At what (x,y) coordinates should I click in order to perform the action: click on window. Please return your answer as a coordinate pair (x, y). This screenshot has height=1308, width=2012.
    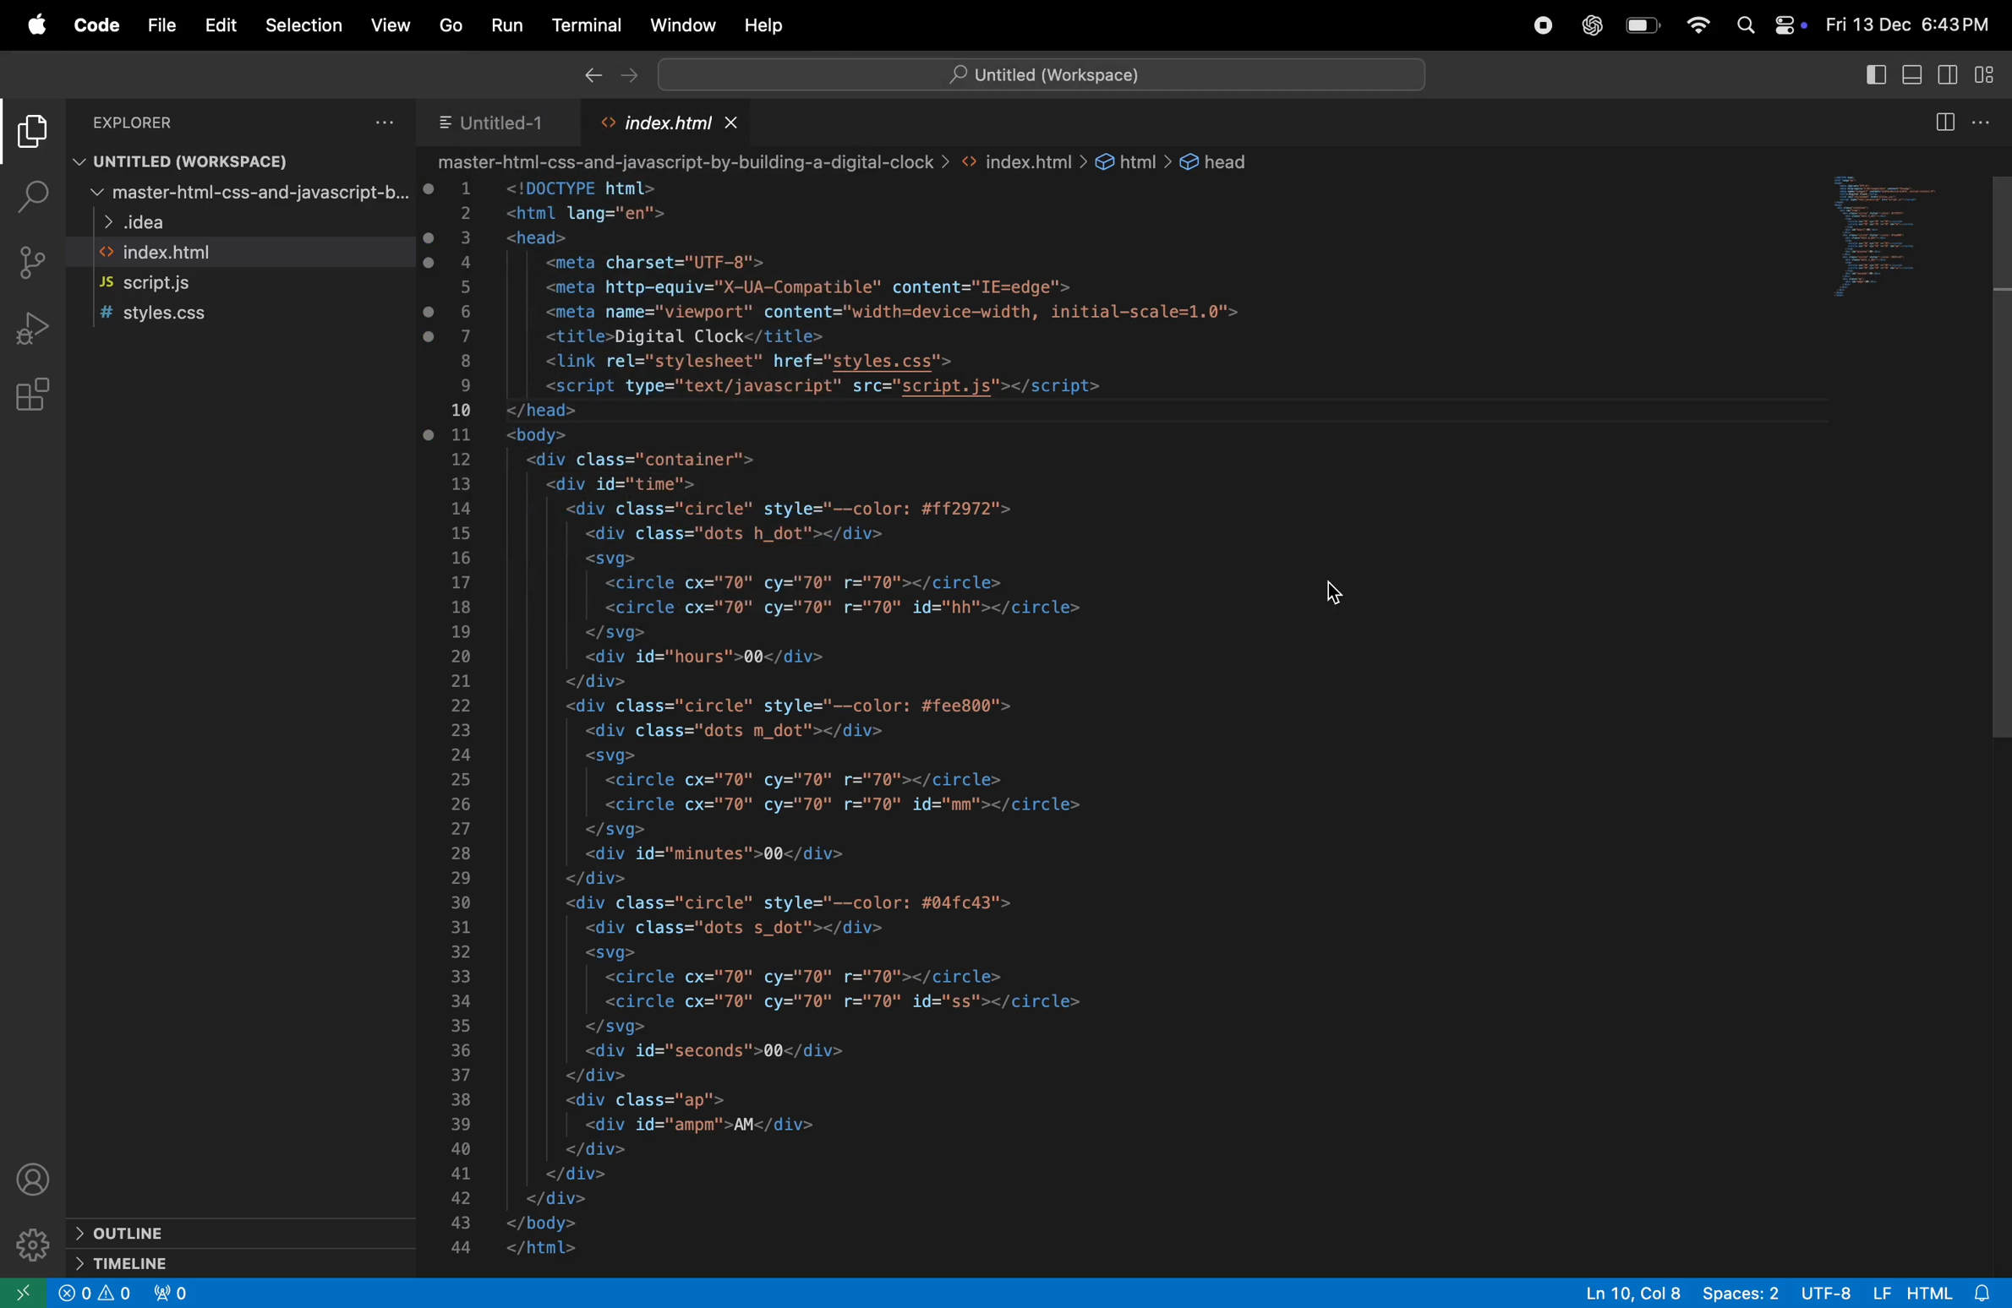
    Looking at the image, I should click on (683, 25).